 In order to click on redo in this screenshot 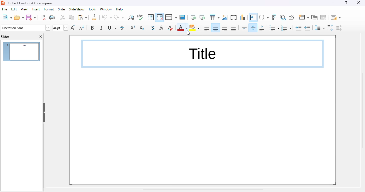, I will do `click(119, 17)`.